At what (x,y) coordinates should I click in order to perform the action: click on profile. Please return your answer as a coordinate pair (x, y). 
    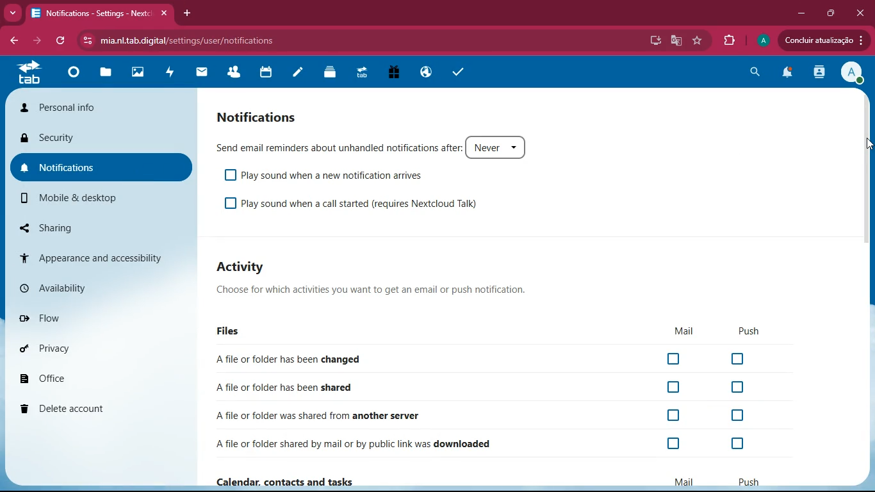
    Looking at the image, I should click on (764, 40).